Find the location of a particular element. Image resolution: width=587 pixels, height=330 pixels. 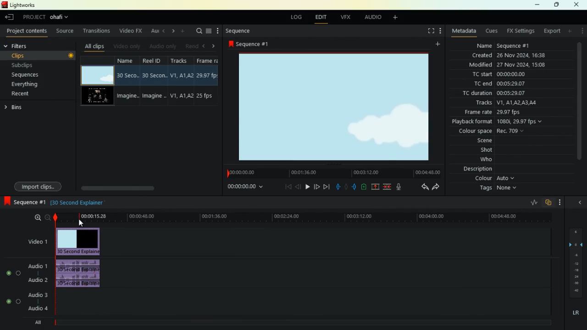

right is located at coordinates (215, 47).